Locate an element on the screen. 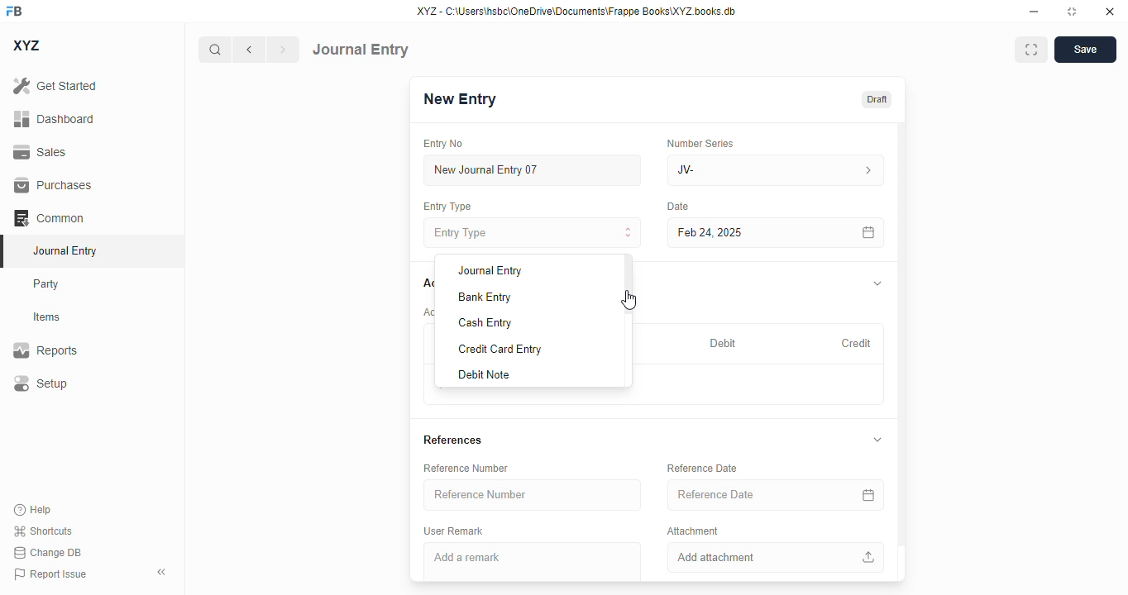  next is located at coordinates (284, 50).